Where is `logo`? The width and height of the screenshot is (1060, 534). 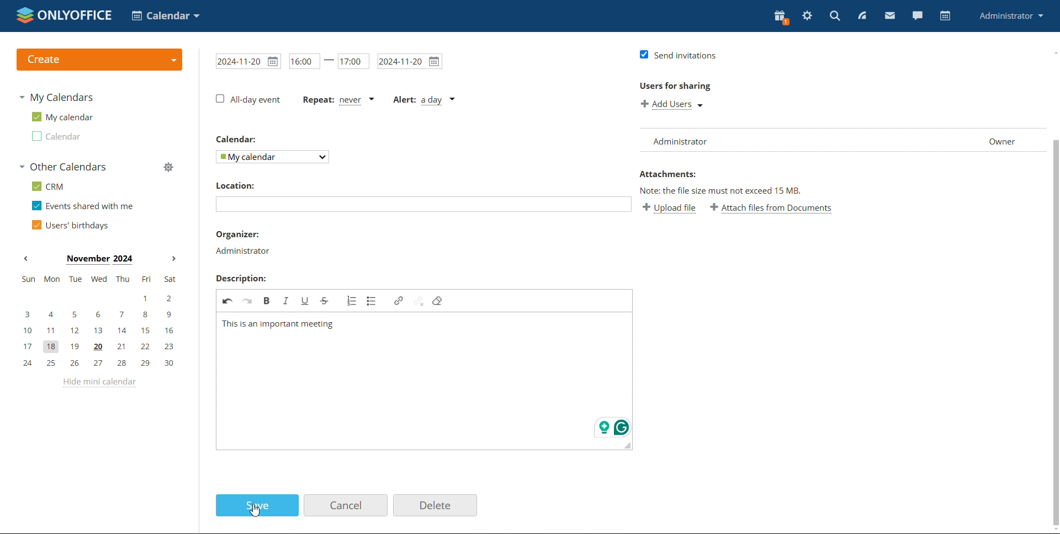
logo is located at coordinates (65, 15).